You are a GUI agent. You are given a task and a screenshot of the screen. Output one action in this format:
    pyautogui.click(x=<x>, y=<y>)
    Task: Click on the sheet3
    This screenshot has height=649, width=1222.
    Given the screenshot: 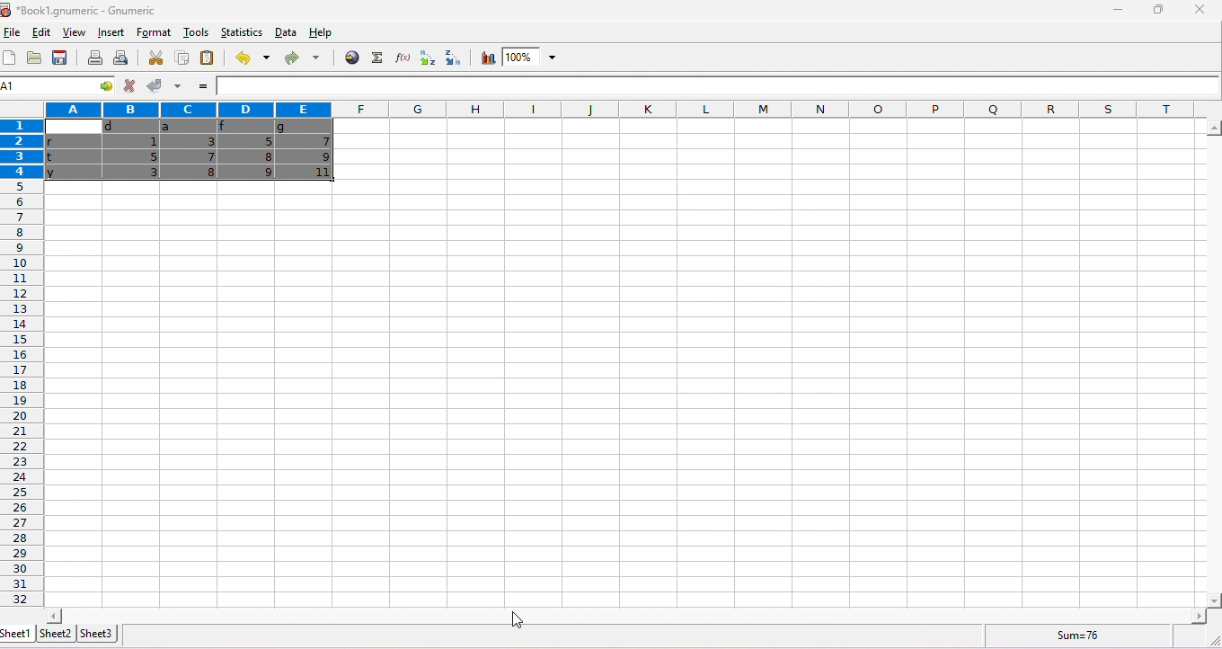 What is the action you would take?
    pyautogui.click(x=96, y=633)
    